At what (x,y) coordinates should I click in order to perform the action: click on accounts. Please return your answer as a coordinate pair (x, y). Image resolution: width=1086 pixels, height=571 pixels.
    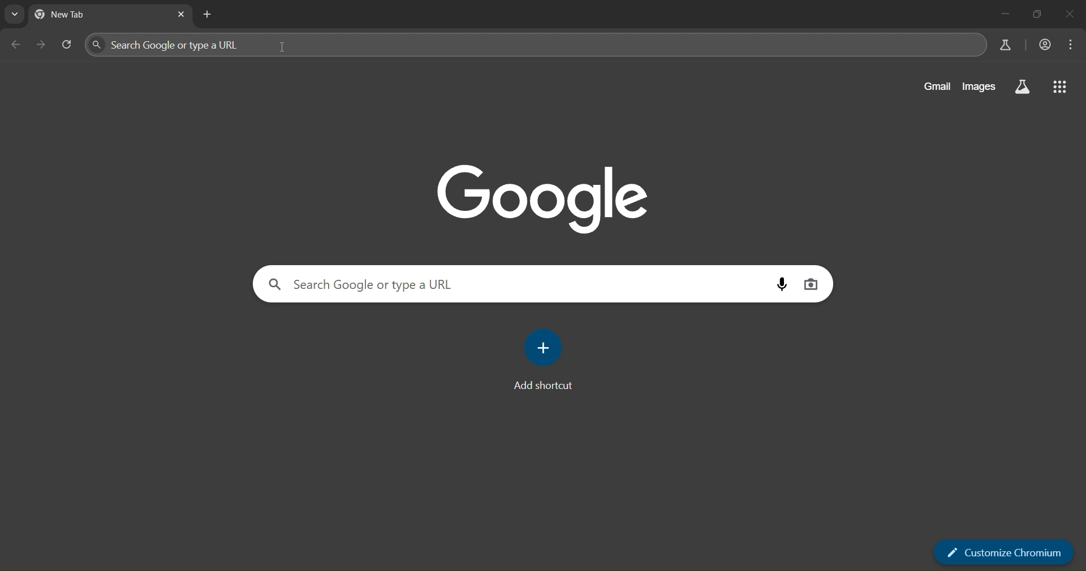
    Looking at the image, I should click on (1046, 45).